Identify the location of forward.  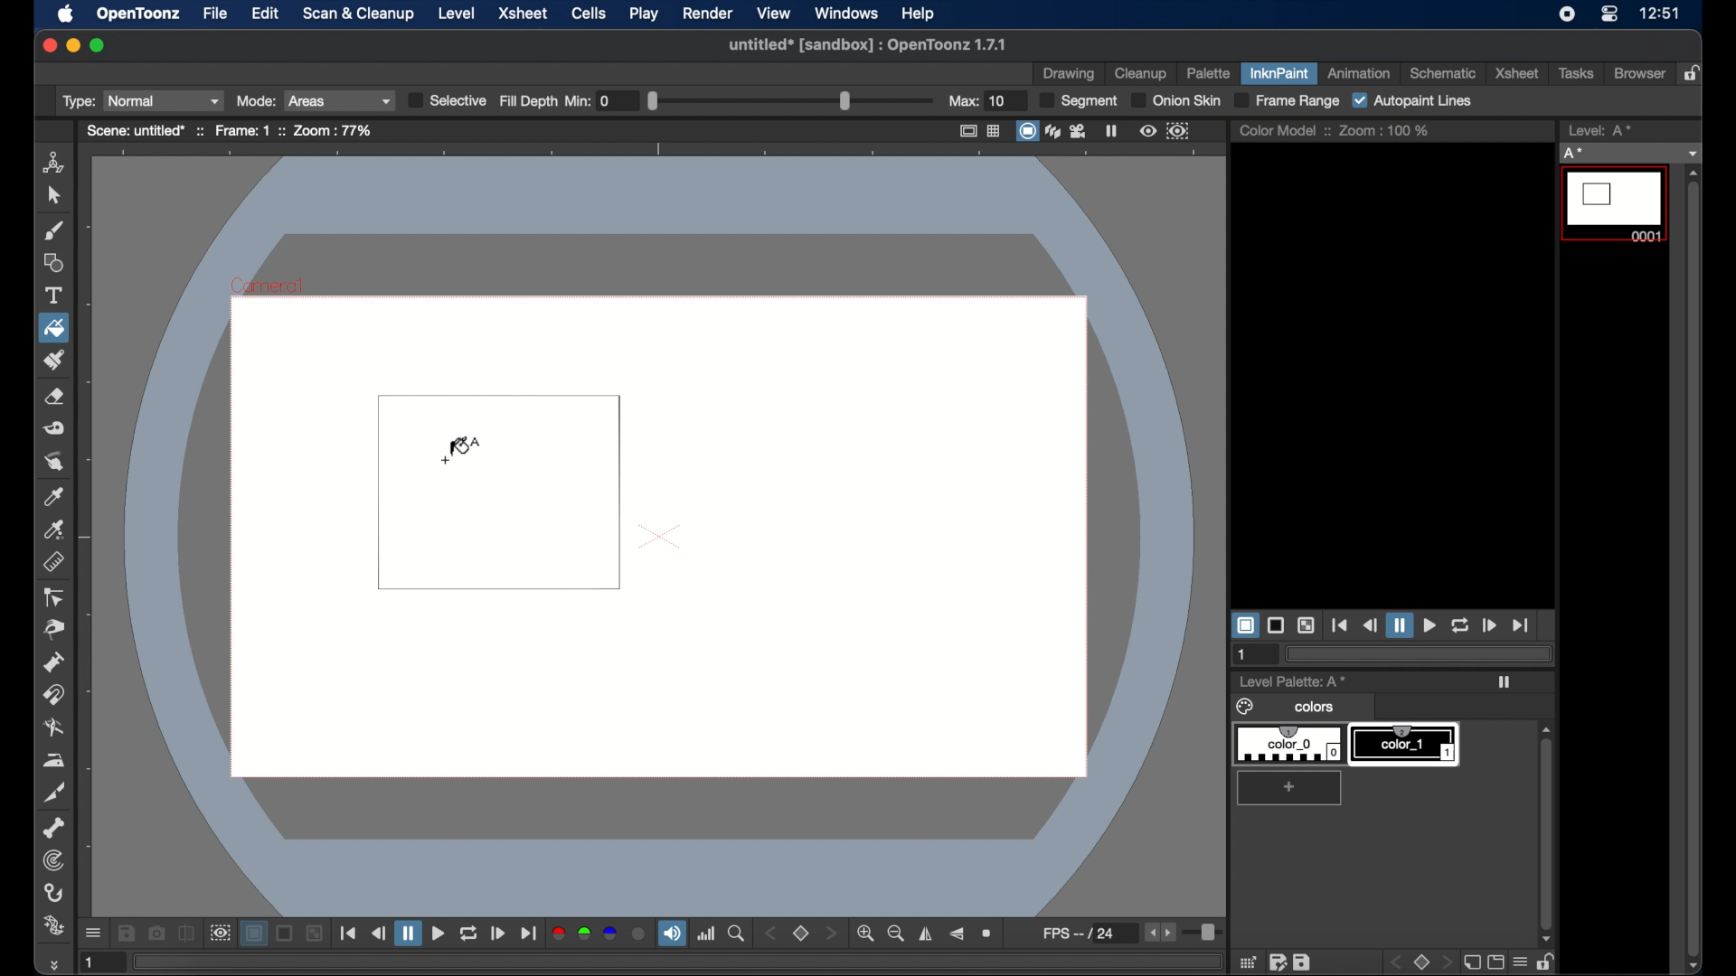
(498, 934).